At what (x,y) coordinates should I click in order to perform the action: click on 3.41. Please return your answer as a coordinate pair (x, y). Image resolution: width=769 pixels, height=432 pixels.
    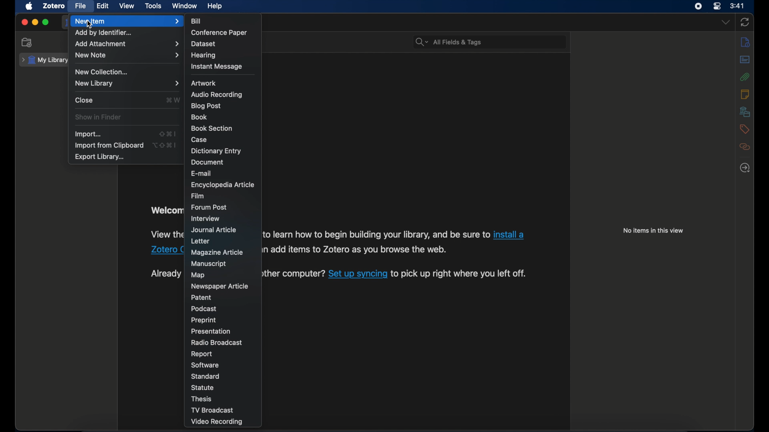
    Looking at the image, I should click on (737, 6).